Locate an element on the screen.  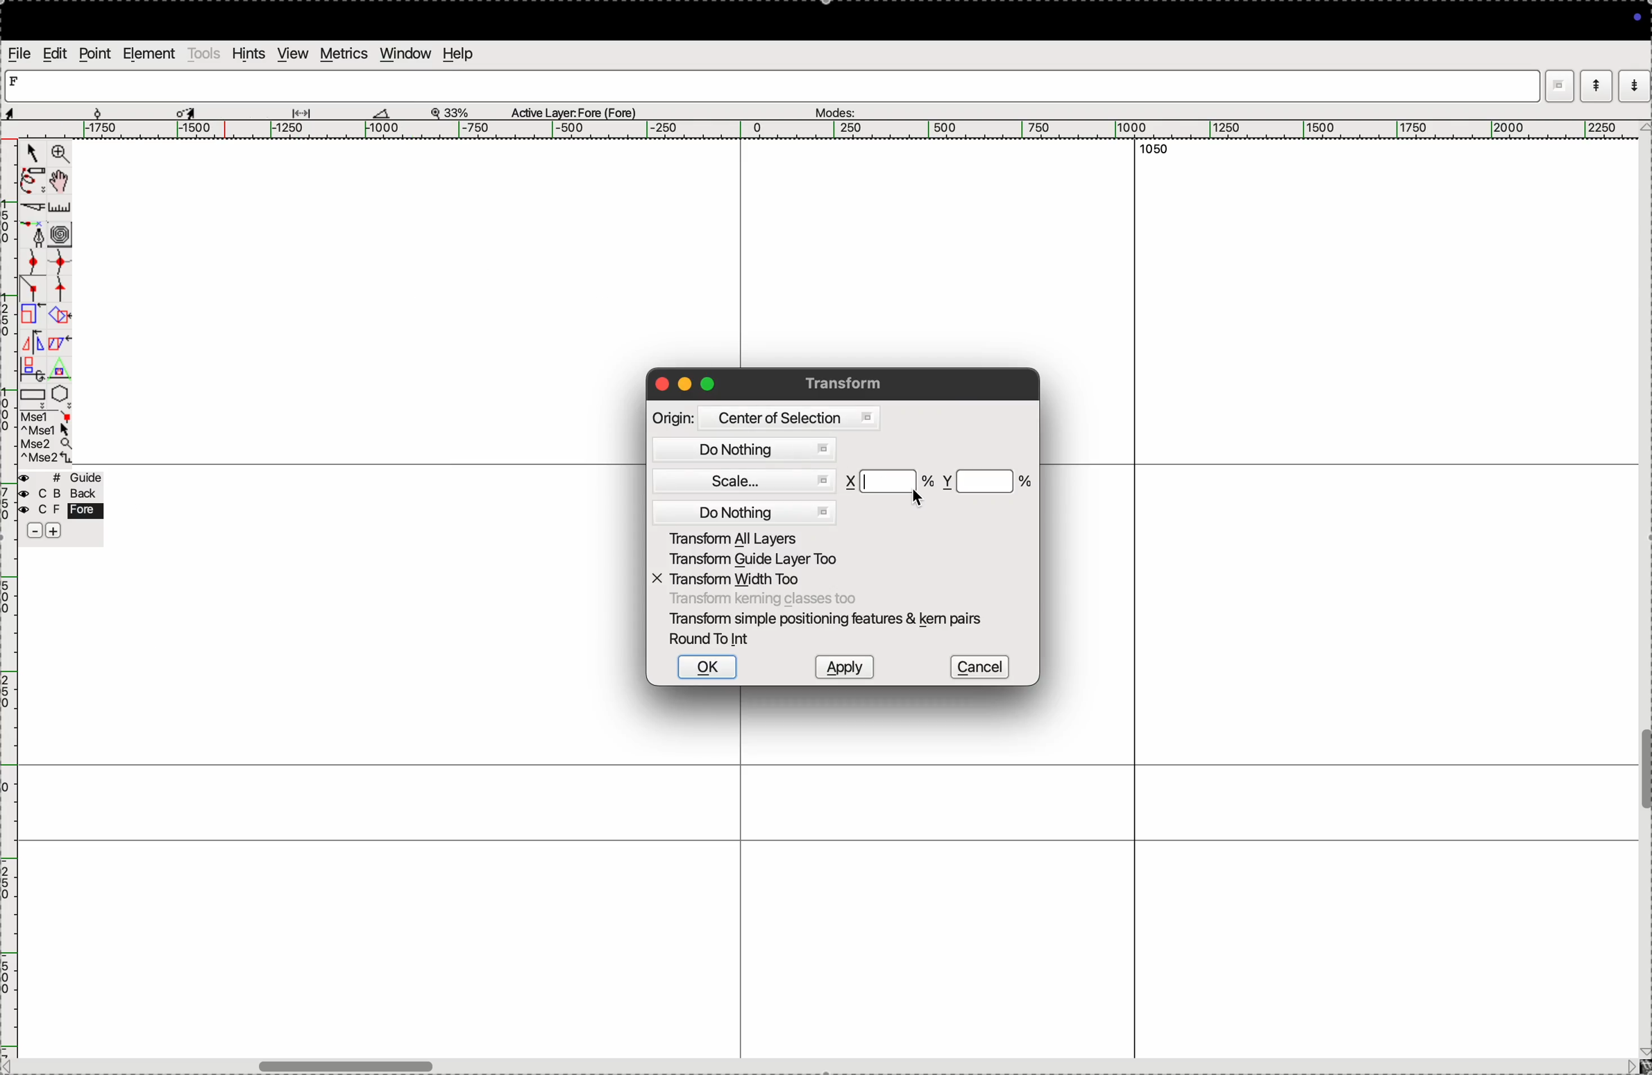
add is located at coordinates (55, 533).